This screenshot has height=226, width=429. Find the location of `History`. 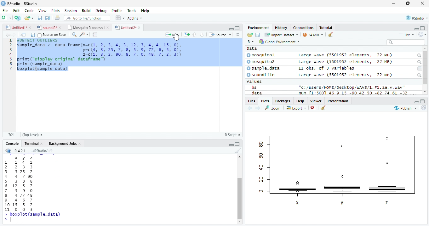

History is located at coordinates (281, 28).